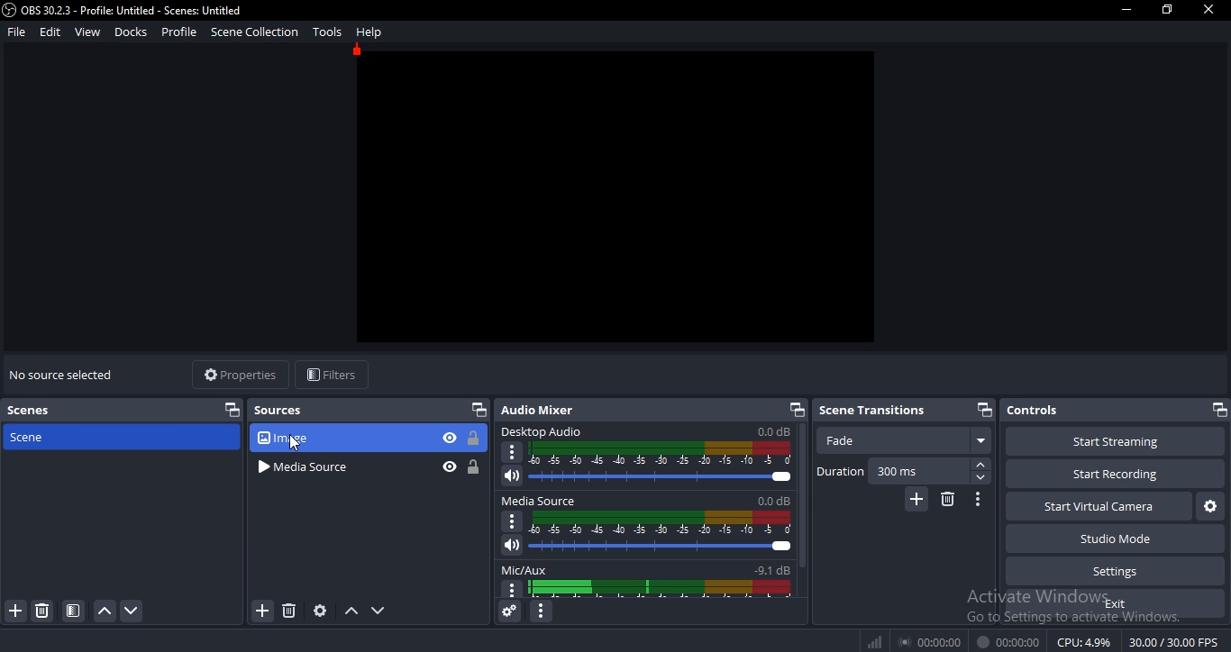 This screenshot has width=1231, height=652. What do you see at coordinates (643, 476) in the screenshot?
I see `volume slider` at bounding box center [643, 476].